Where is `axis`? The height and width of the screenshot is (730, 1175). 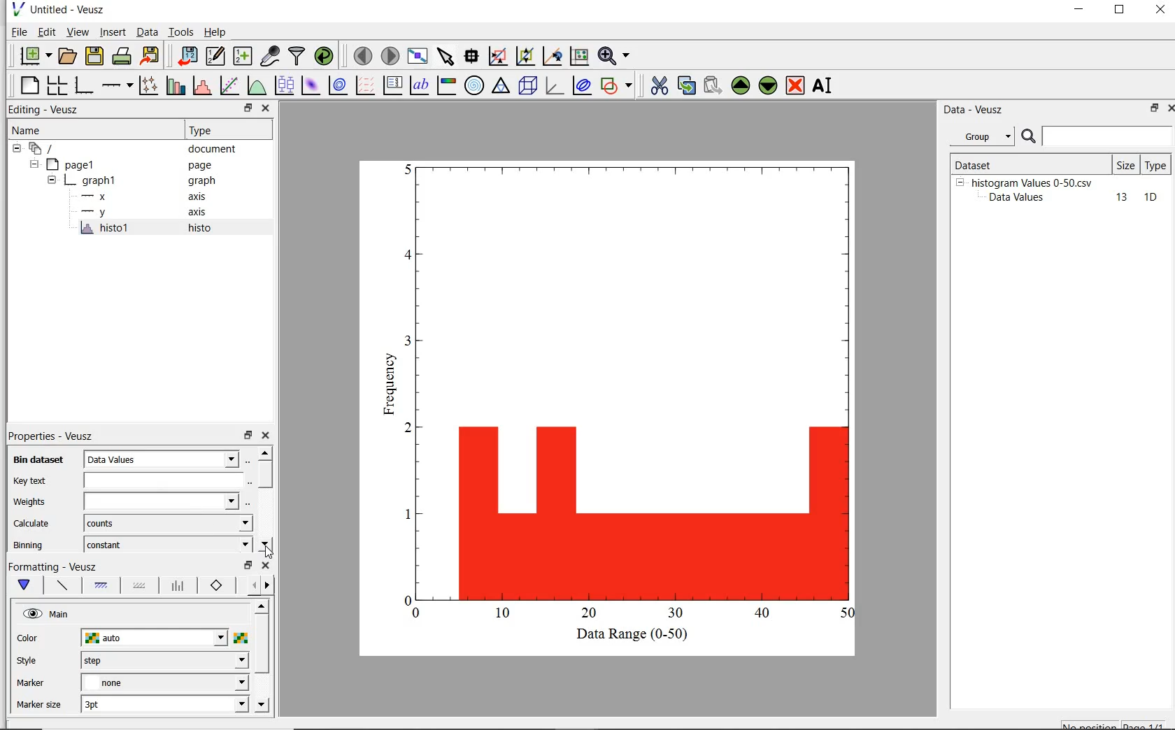
axis is located at coordinates (203, 196).